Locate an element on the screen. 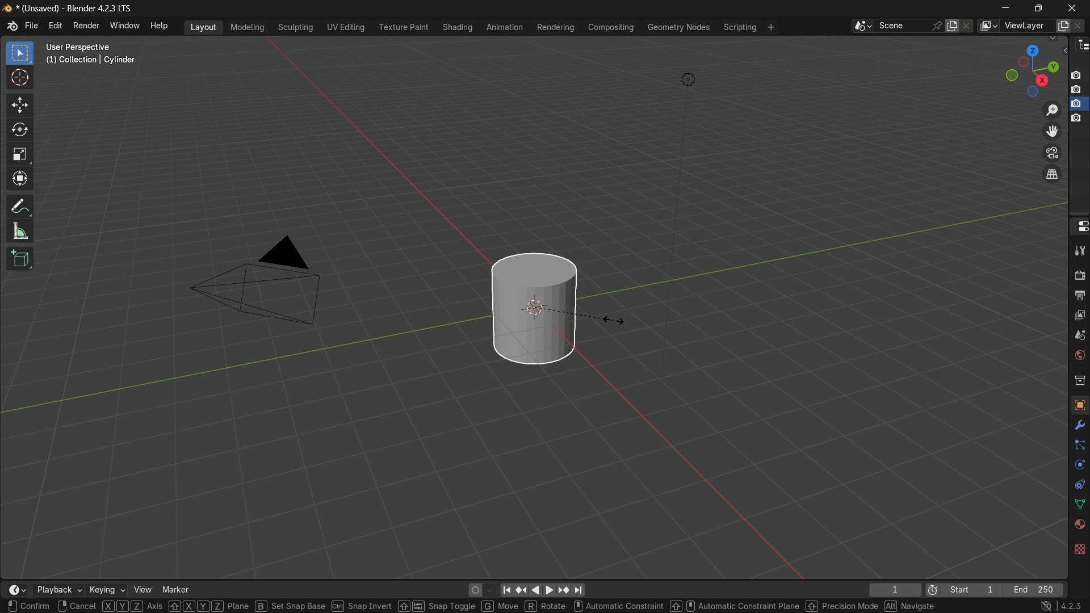  outliner is located at coordinates (1080, 47).